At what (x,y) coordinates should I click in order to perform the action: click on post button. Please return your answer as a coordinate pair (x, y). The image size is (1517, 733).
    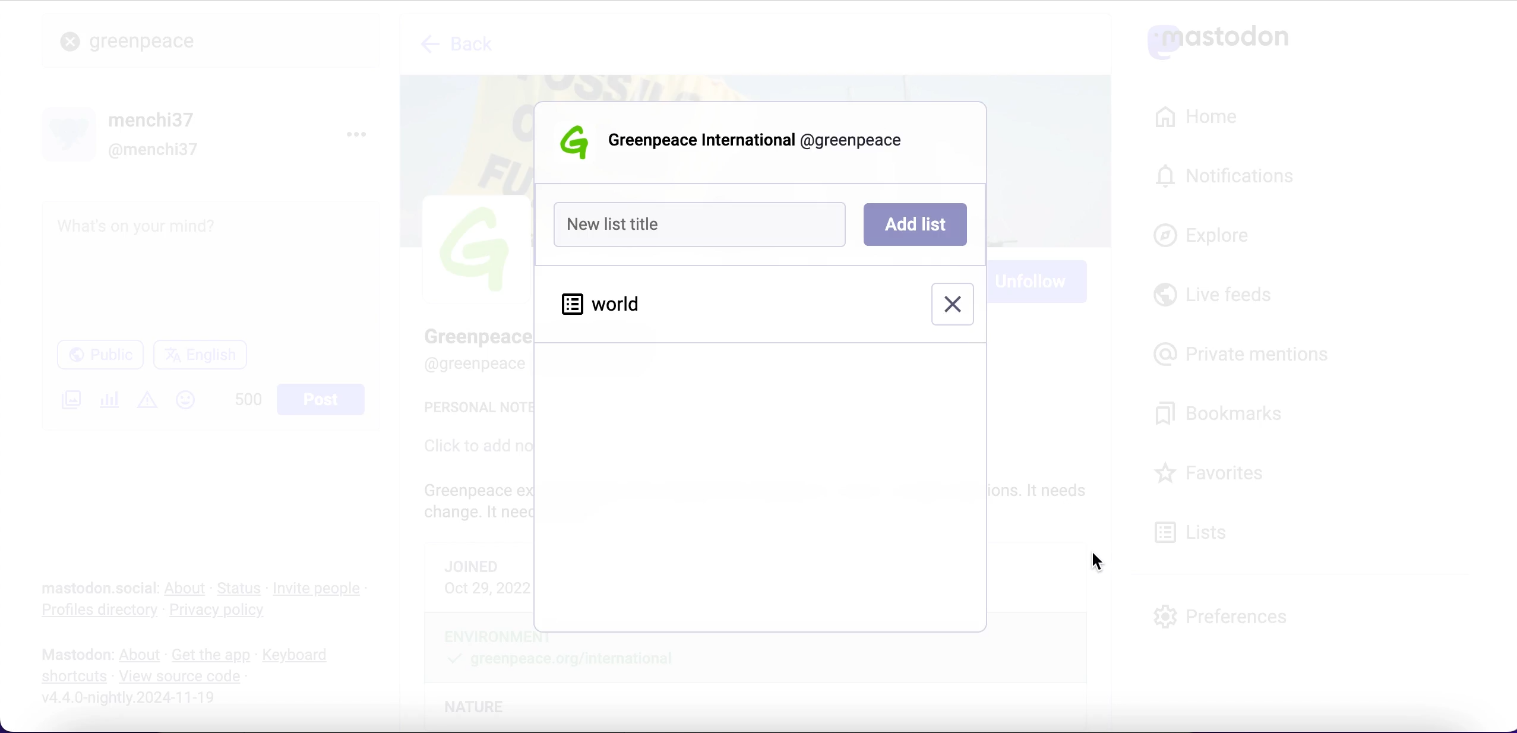
    Looking at the image, I should click on (324, 400).